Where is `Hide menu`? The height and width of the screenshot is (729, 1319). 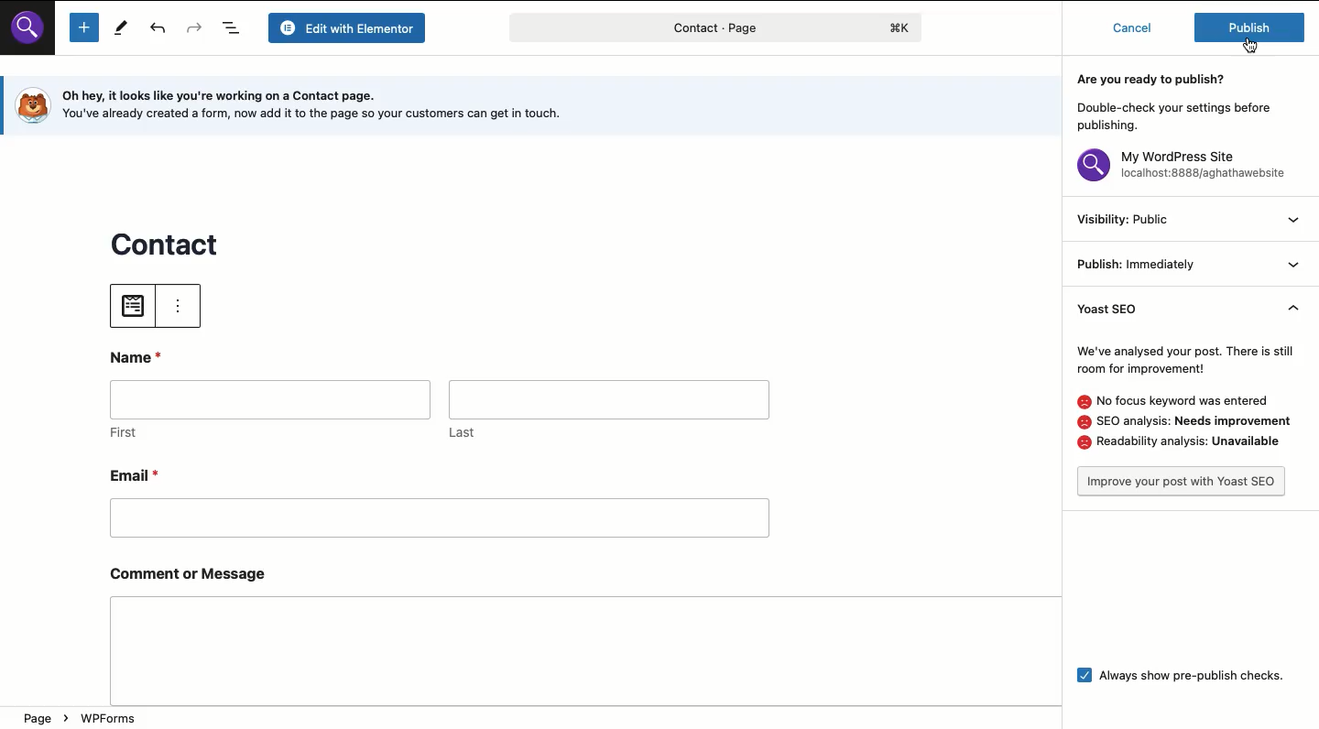
Hide menu is located at coordinates (1289, 305).